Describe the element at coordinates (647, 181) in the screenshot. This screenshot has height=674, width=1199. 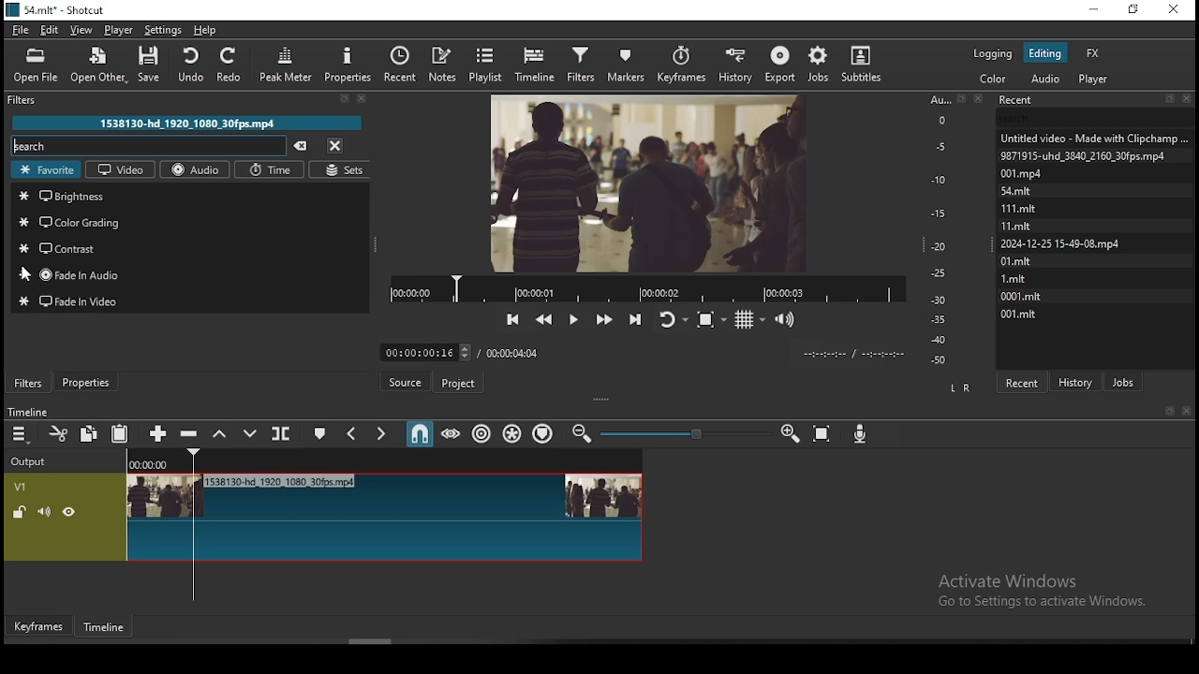
I see `video preview` at that location.